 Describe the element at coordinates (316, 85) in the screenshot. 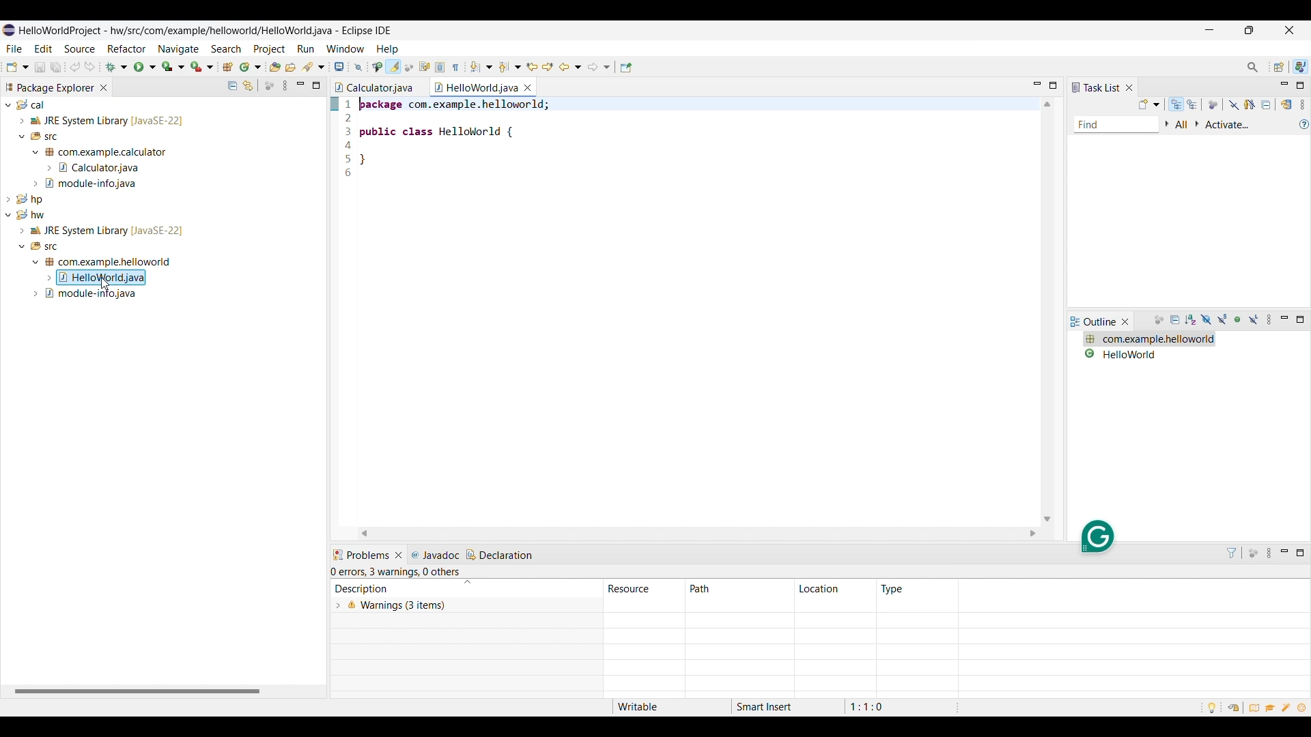

I see `Maximize` at that location.